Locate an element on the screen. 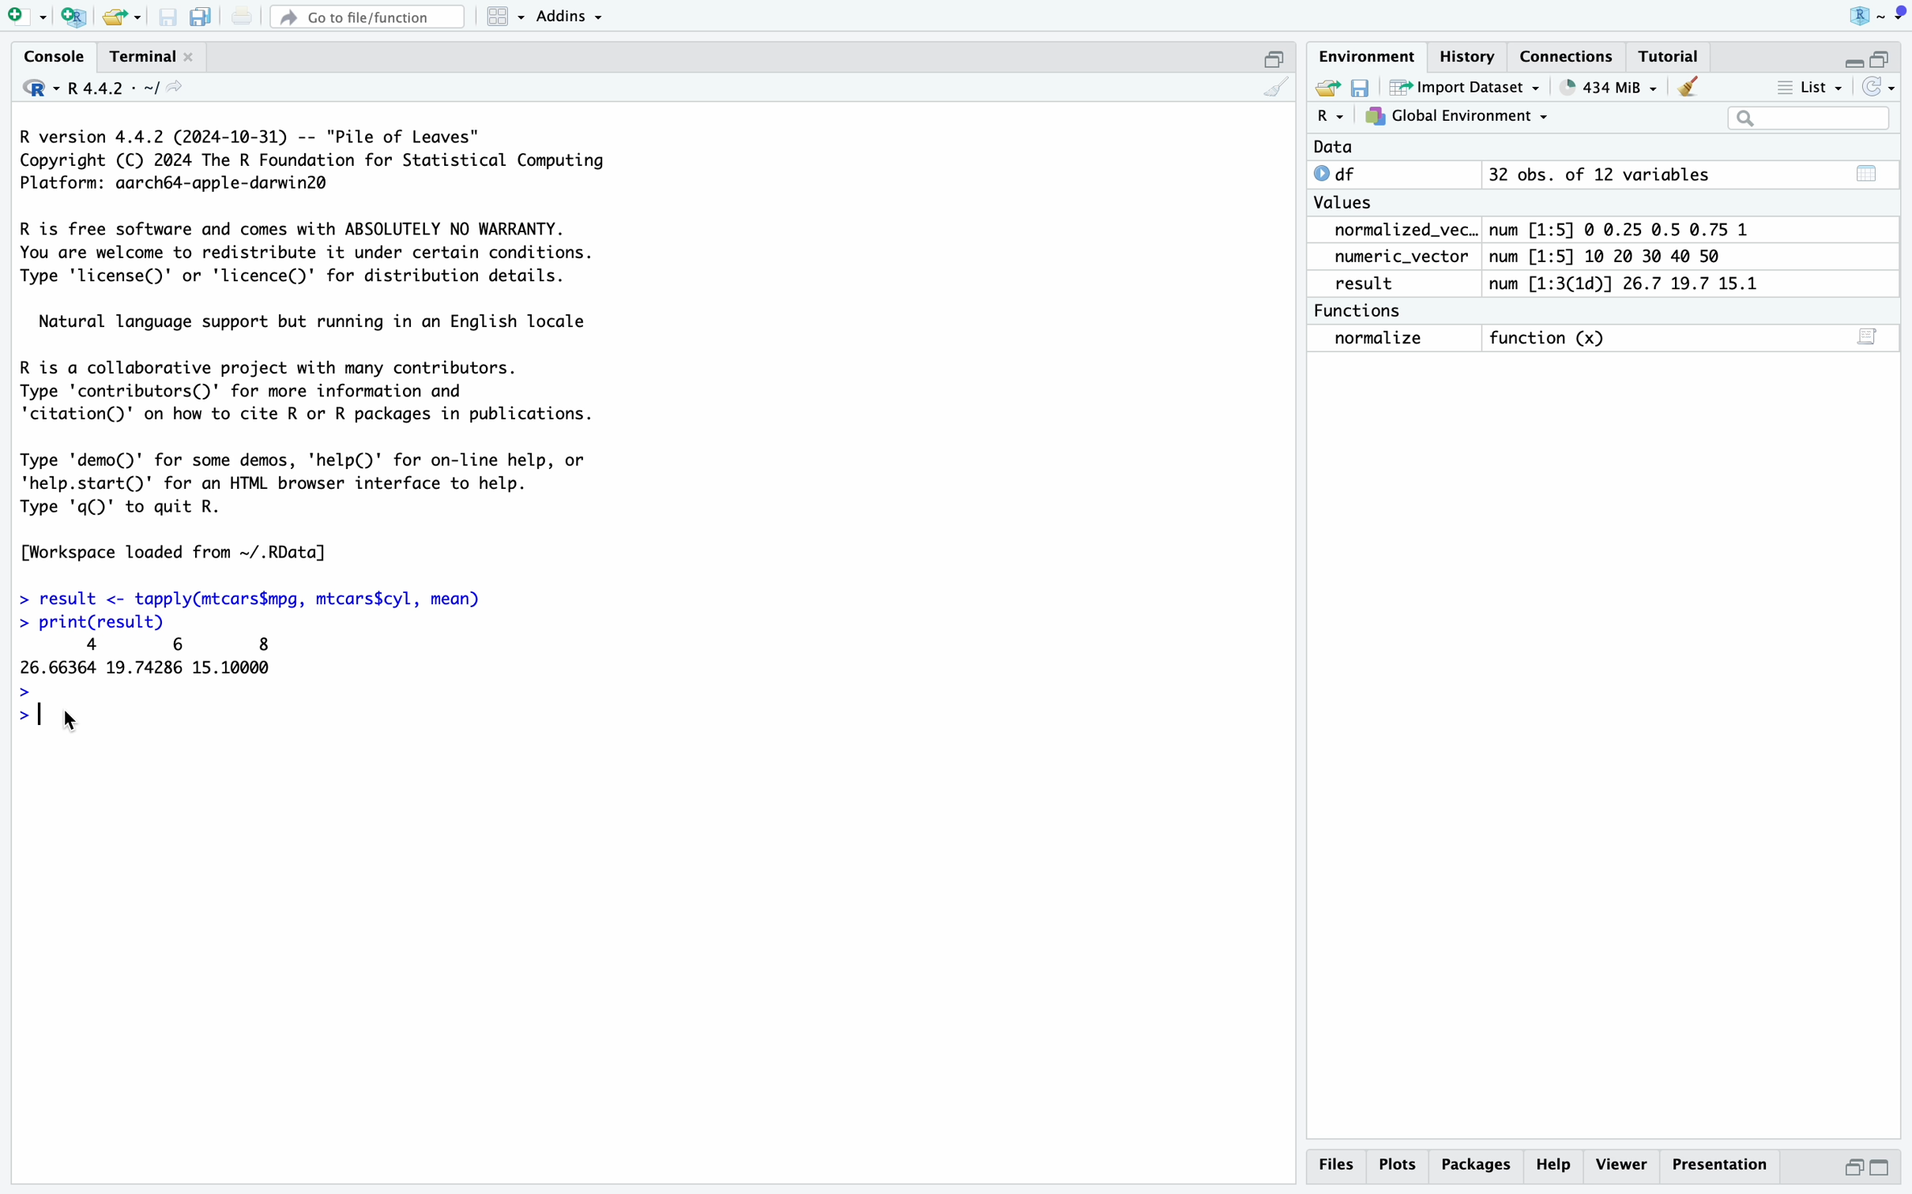 Image resolution: width=1912 pixels, height=1194 pixels. Save is located at coordinates (169, 17).